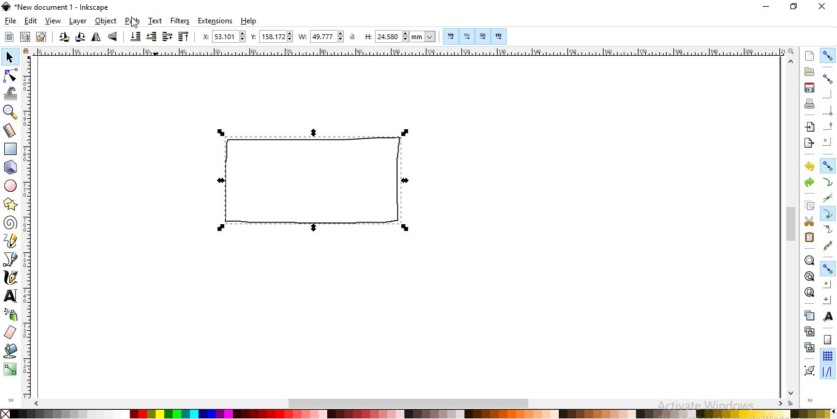 The image size is (837, 419). I want to click on move patterns, so click(501, 36).